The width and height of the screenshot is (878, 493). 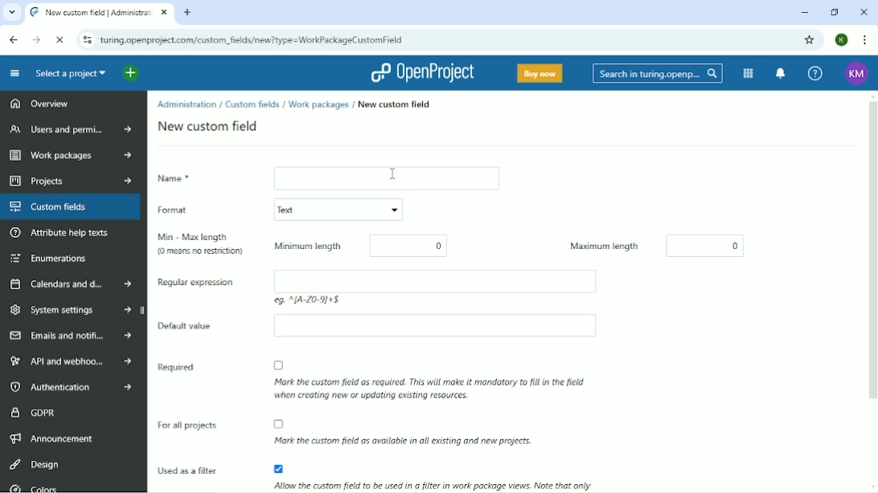 What do you see at coordinates (68, 181) in the screenshot?
I see `Projects` at bounding box center [68, 181].